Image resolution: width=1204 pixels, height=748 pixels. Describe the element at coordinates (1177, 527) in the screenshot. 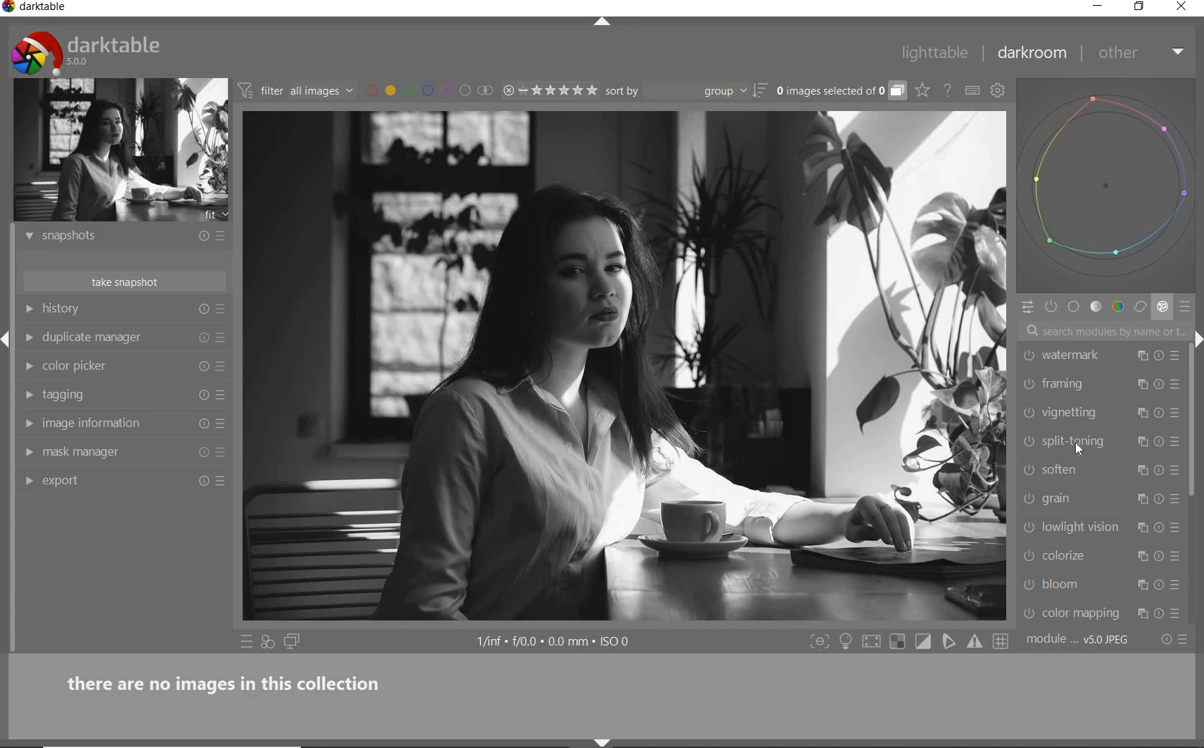

I see `preset and preferences` at that location.